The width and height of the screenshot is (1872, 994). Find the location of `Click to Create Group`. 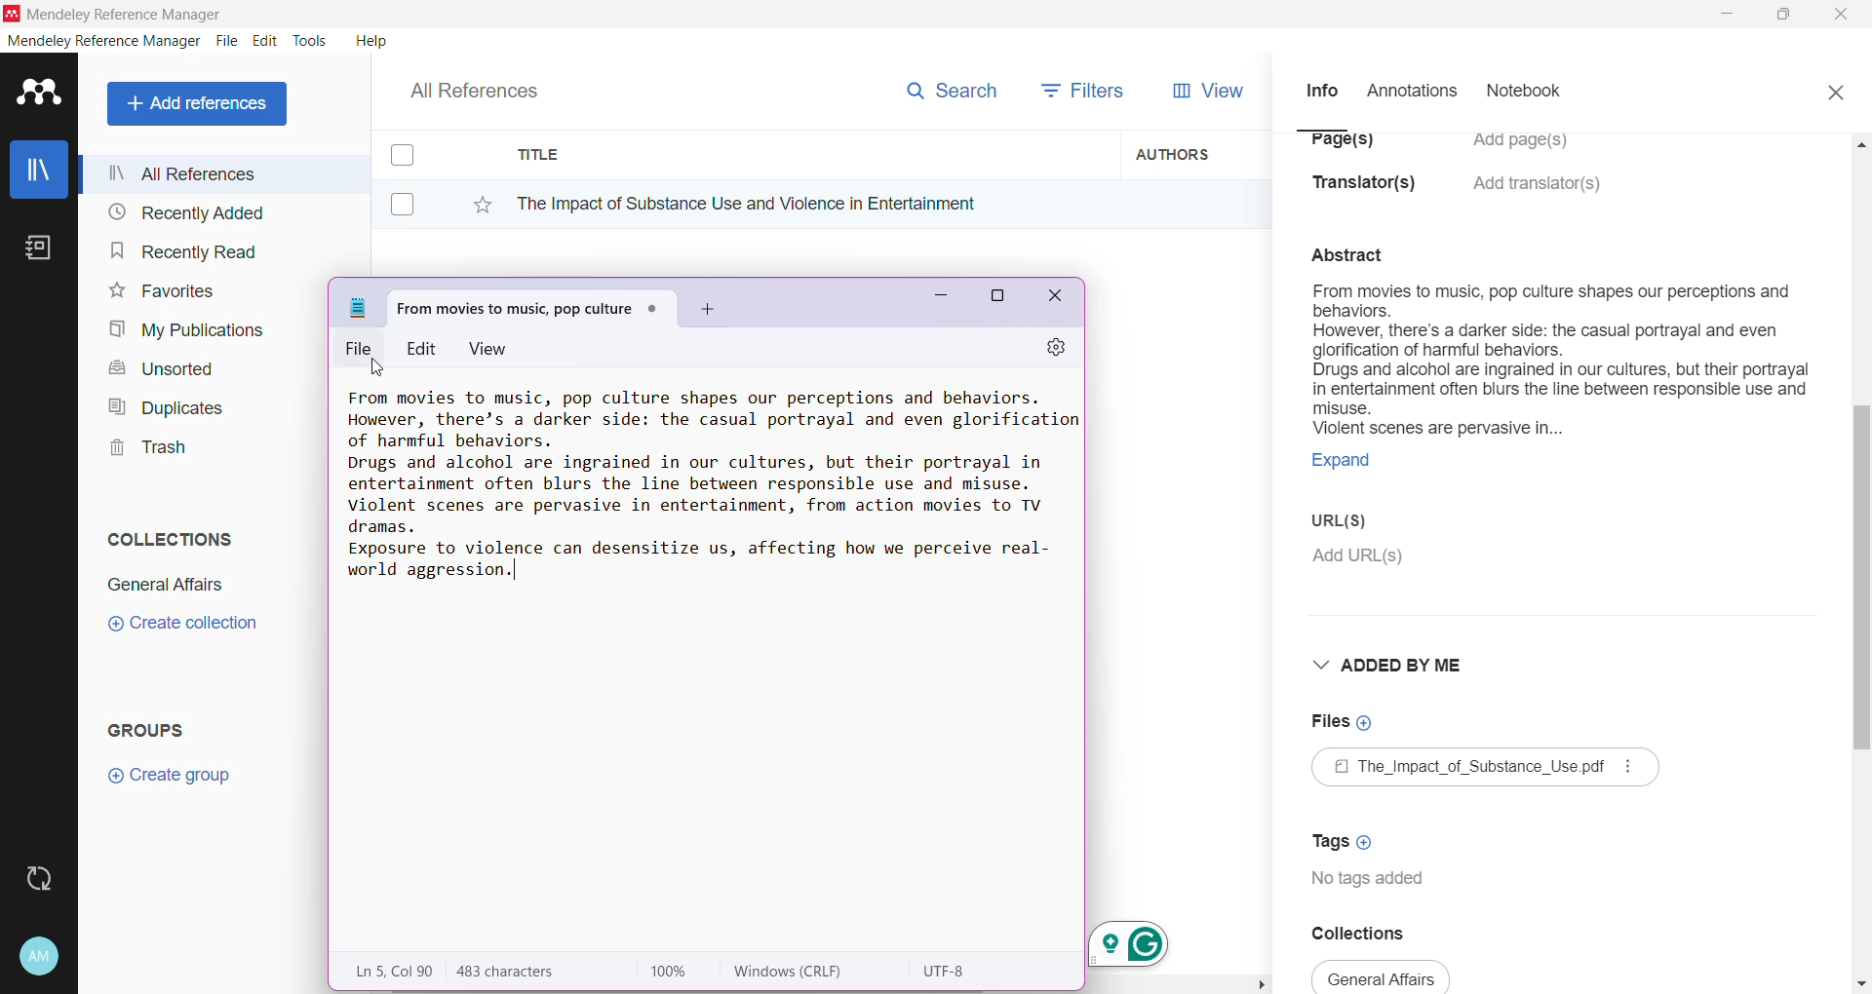

Click to Create Group is located at coordinates (174, 783).